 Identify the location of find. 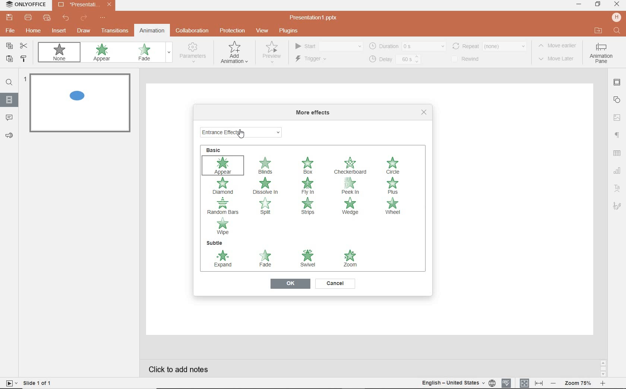
(616, 30).